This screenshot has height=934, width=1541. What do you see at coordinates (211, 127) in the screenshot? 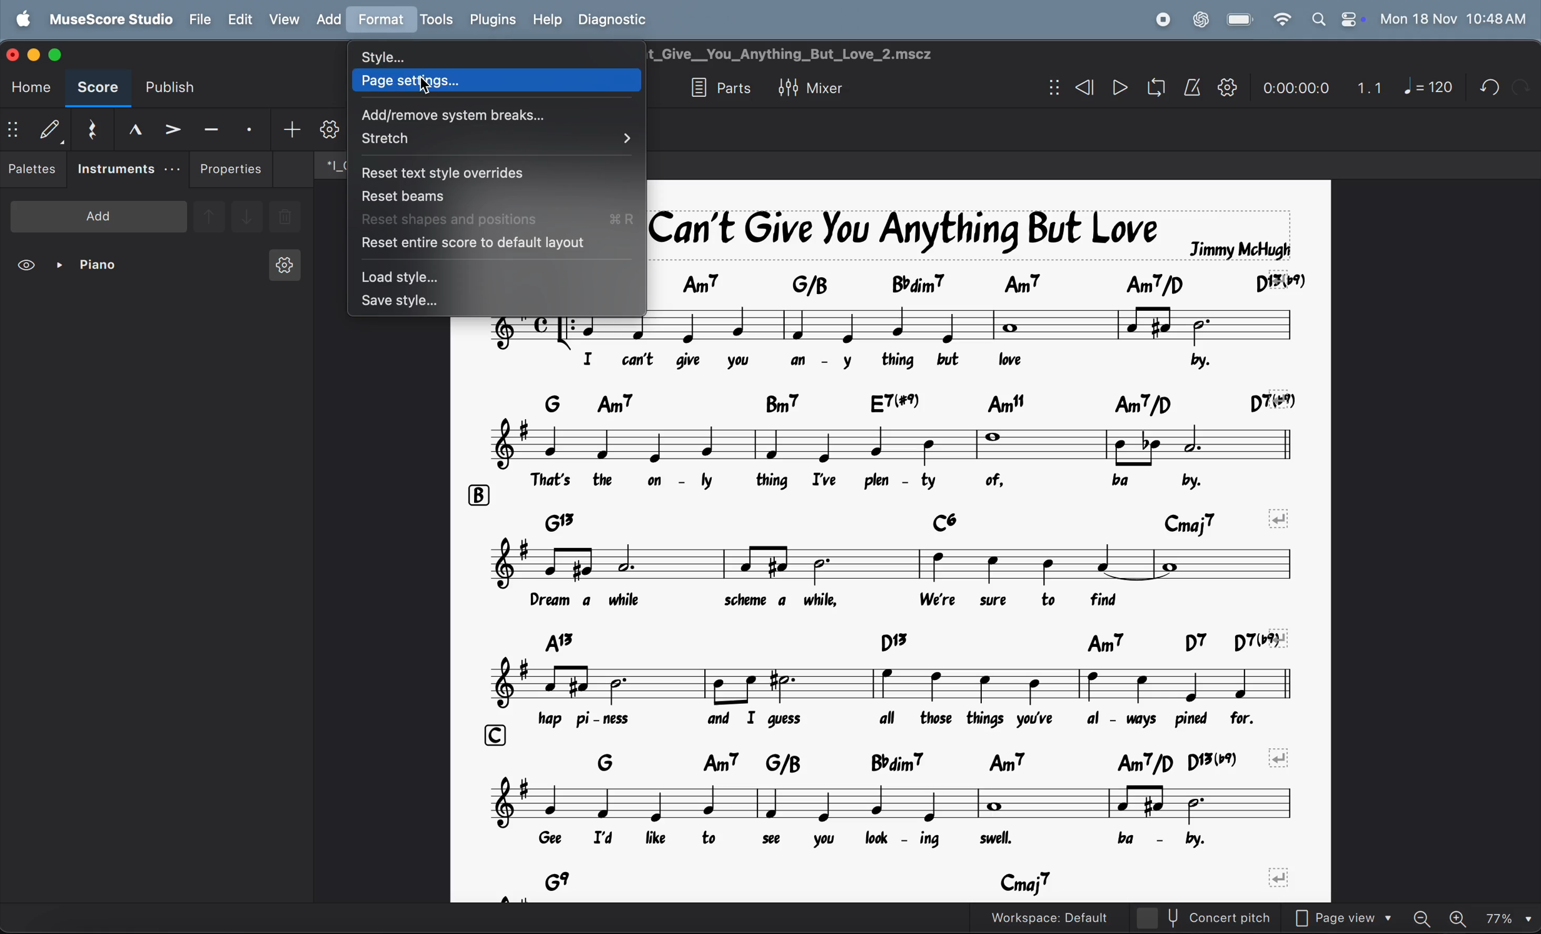
I see `tenuto` at bounding box center [211, 127].